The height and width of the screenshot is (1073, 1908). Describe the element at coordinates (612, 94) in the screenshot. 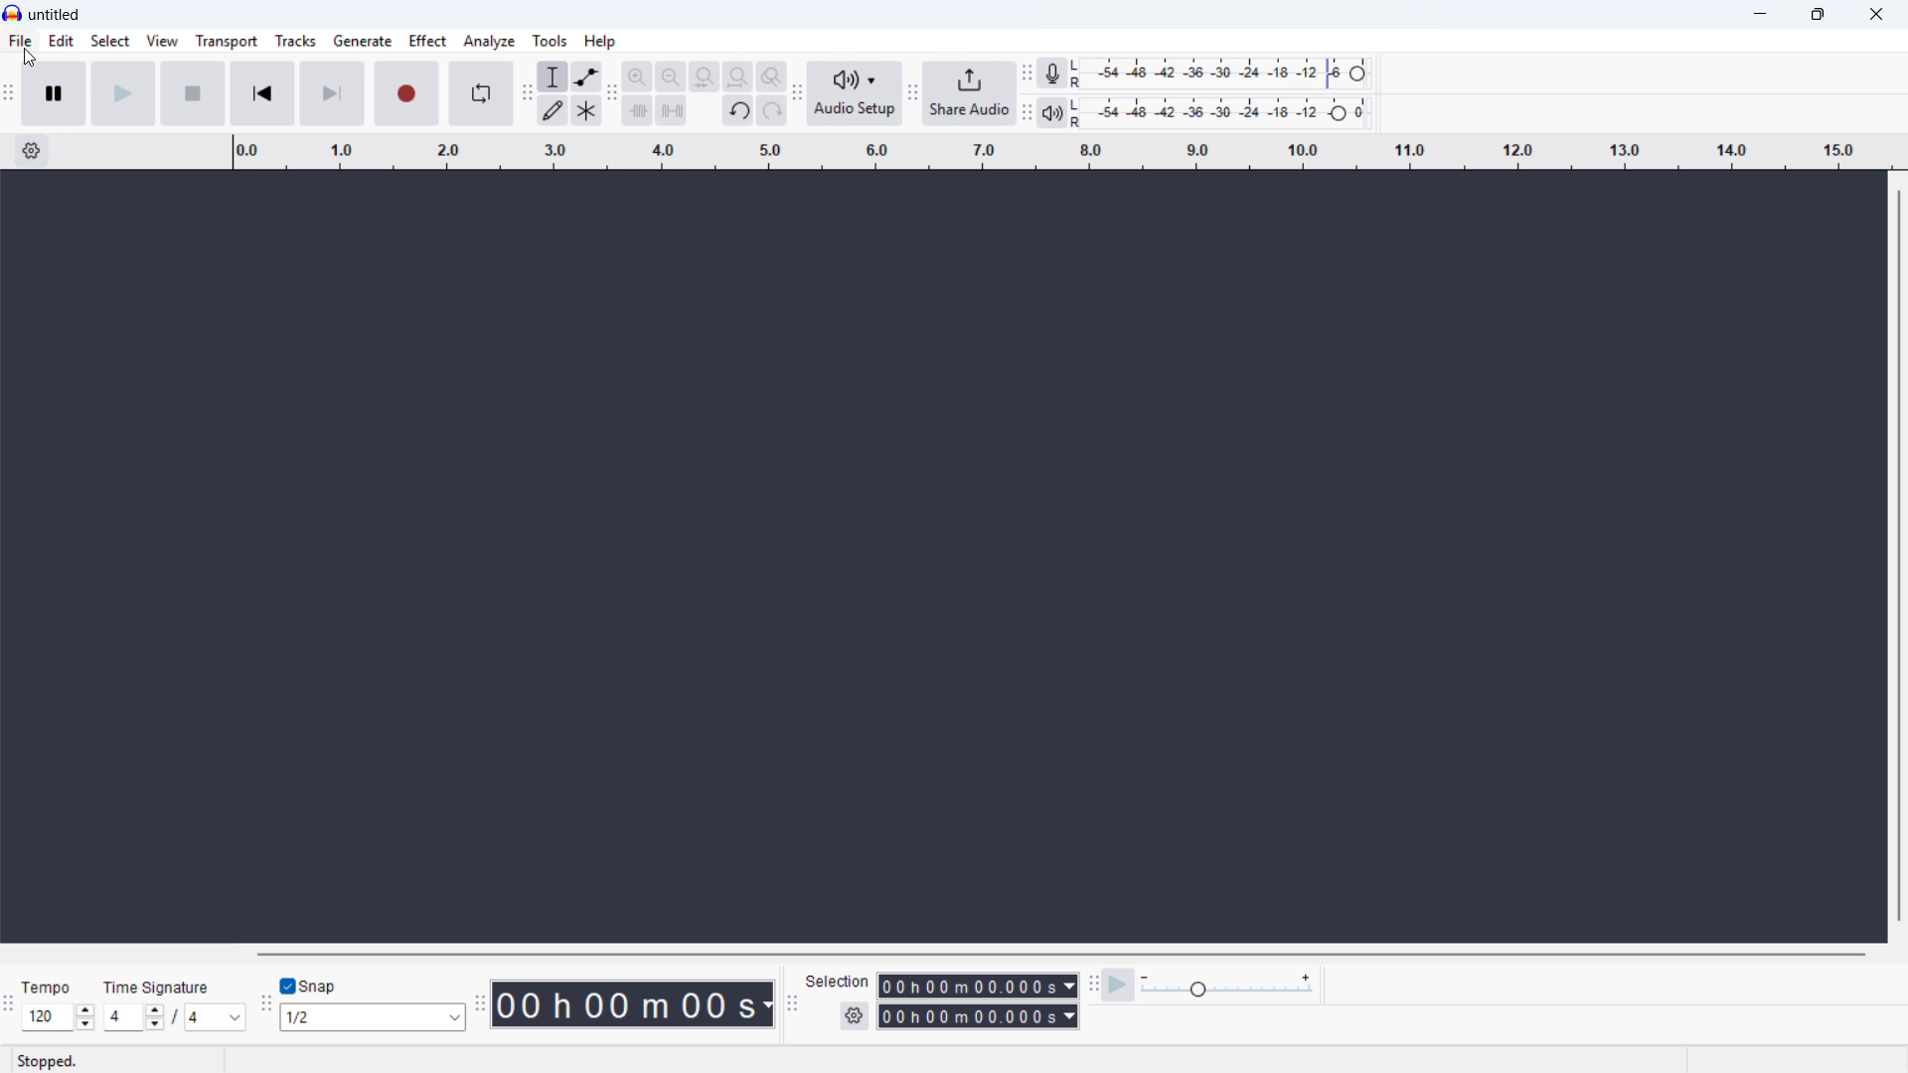

I see `Edit toolbar ` at that location.